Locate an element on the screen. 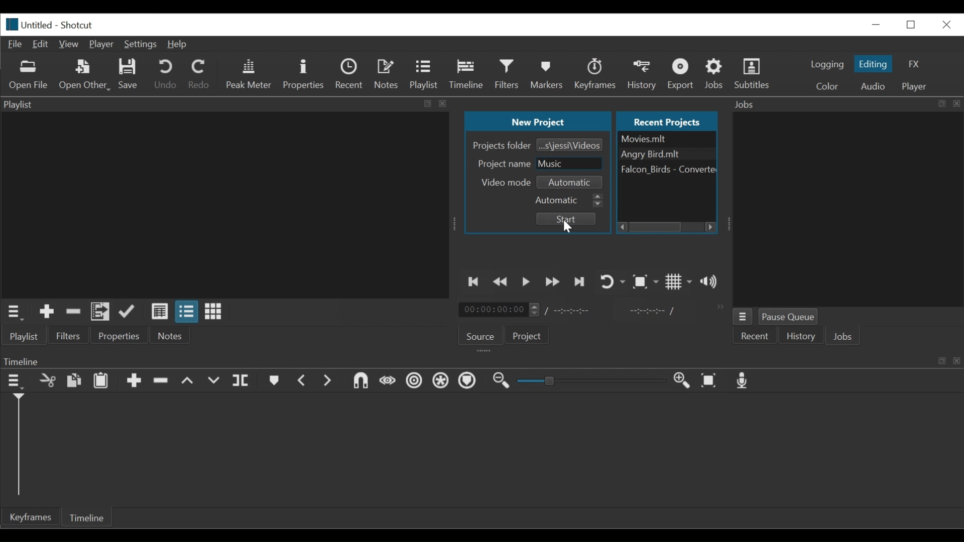 This screenshot has height=542, width=964. Project name is located at coordinates (504, 165).